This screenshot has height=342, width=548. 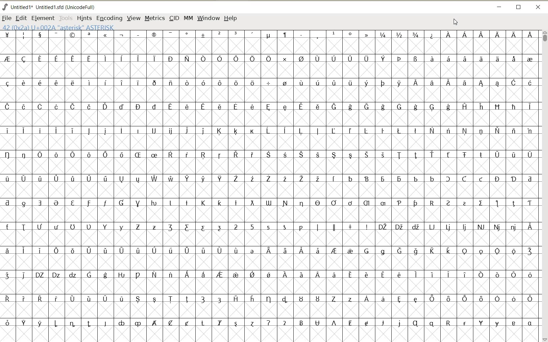 What do you see at coordinates (519, 7) in the screenshot?
I see `RESTORE` at bounding box center [519, 7].